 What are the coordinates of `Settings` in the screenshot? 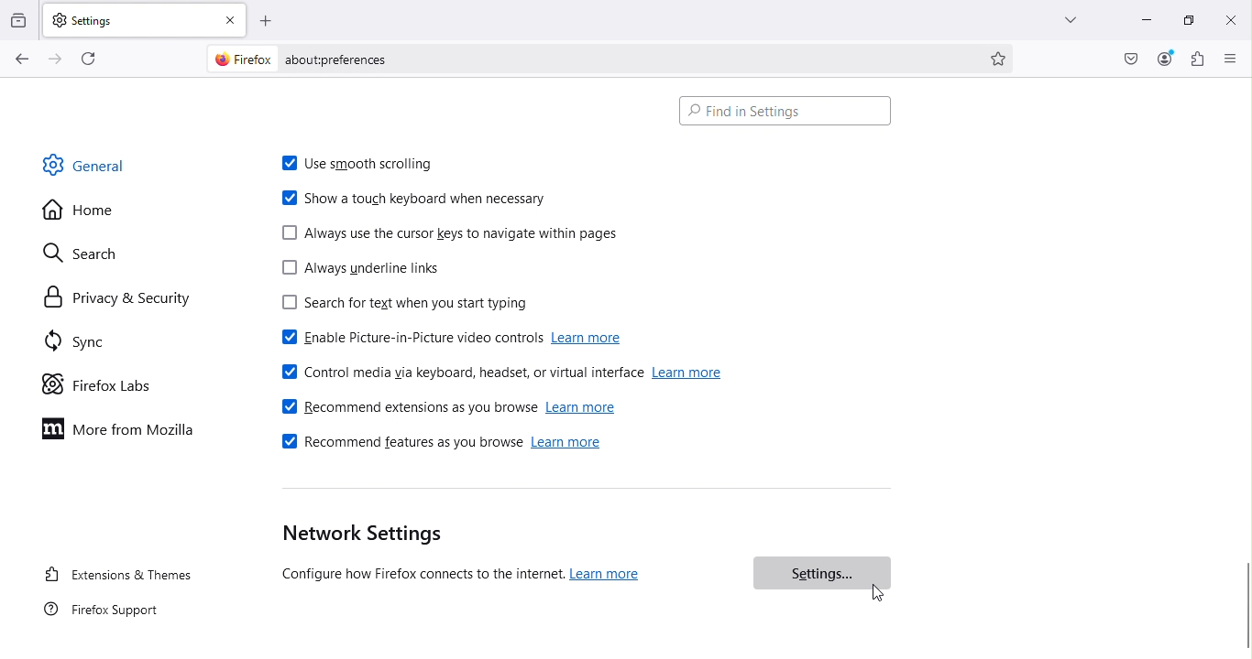 It's located at (819, 573).